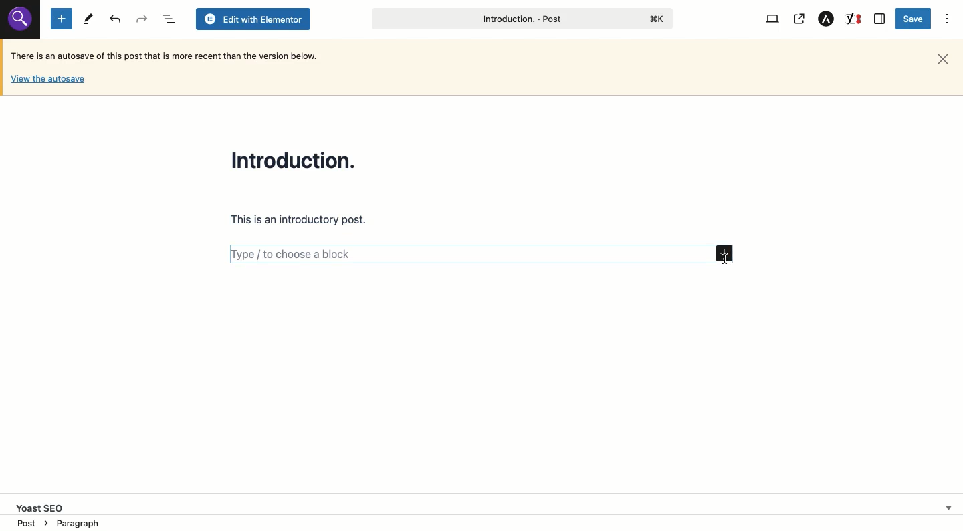  Describe the element at coordinates (948, 19) in the screenshot. I see `Options` at that location.